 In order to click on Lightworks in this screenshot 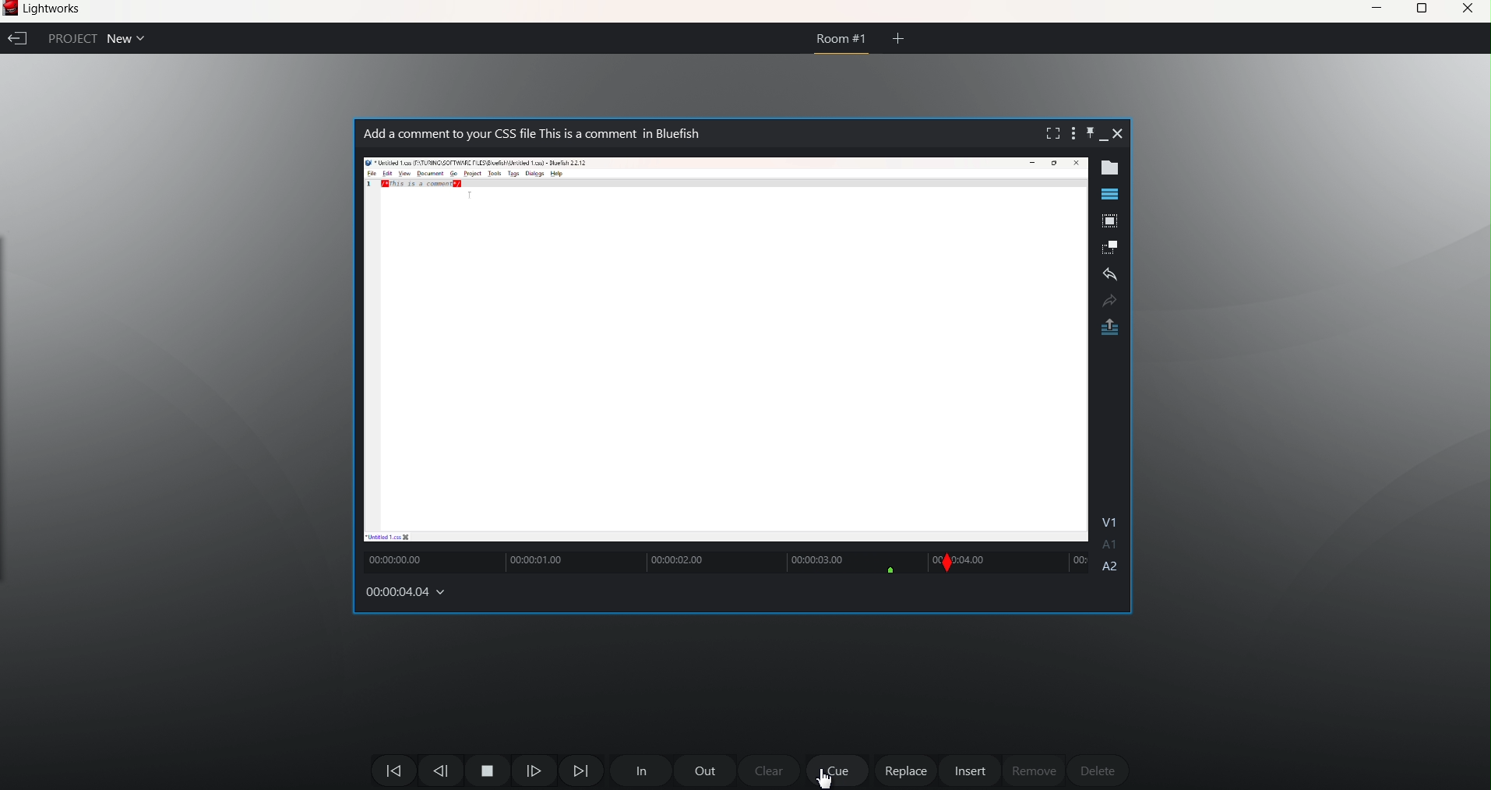, I will do `click(60, 11)`.